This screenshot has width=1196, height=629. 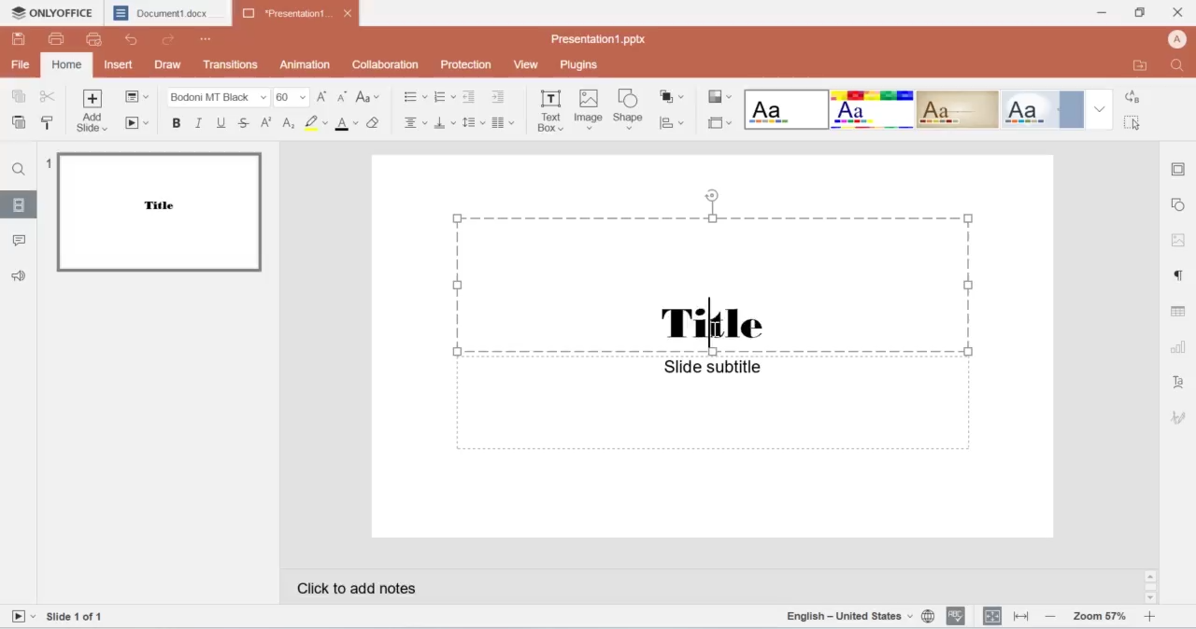 I want to click on video button, so click(x=22, y=617).